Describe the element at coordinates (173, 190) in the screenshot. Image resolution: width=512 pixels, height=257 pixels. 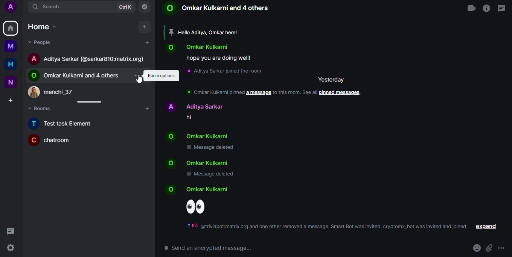
I see `o` at that location.